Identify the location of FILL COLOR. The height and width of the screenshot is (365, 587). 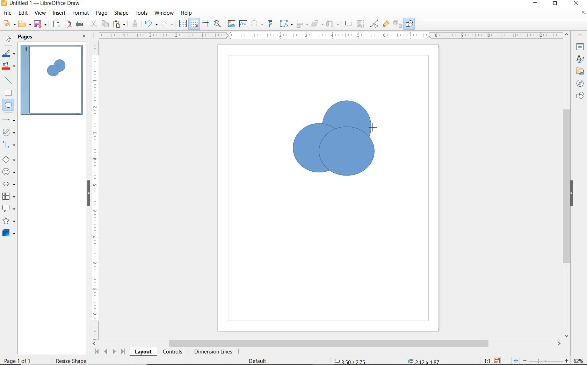
(9, 66).